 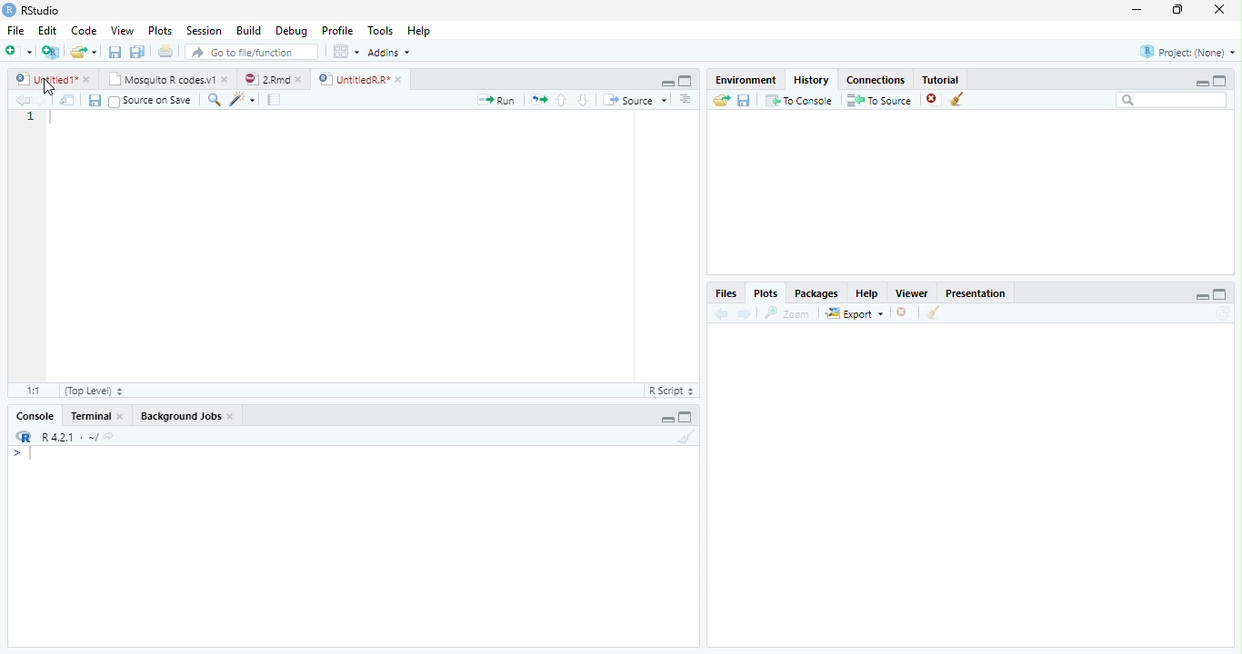 What do you see at coordinates (151, 100) in the screenshot?
I see `Source on save` at bounding box center [151, 100].